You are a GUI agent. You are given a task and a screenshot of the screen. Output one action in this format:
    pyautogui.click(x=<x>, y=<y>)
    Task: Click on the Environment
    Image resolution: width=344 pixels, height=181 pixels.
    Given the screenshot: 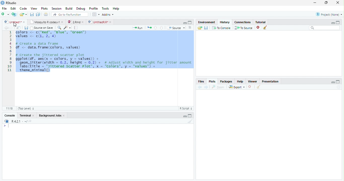 What is the action you would take?
    pyautogui.click(x=206, y=22)
    